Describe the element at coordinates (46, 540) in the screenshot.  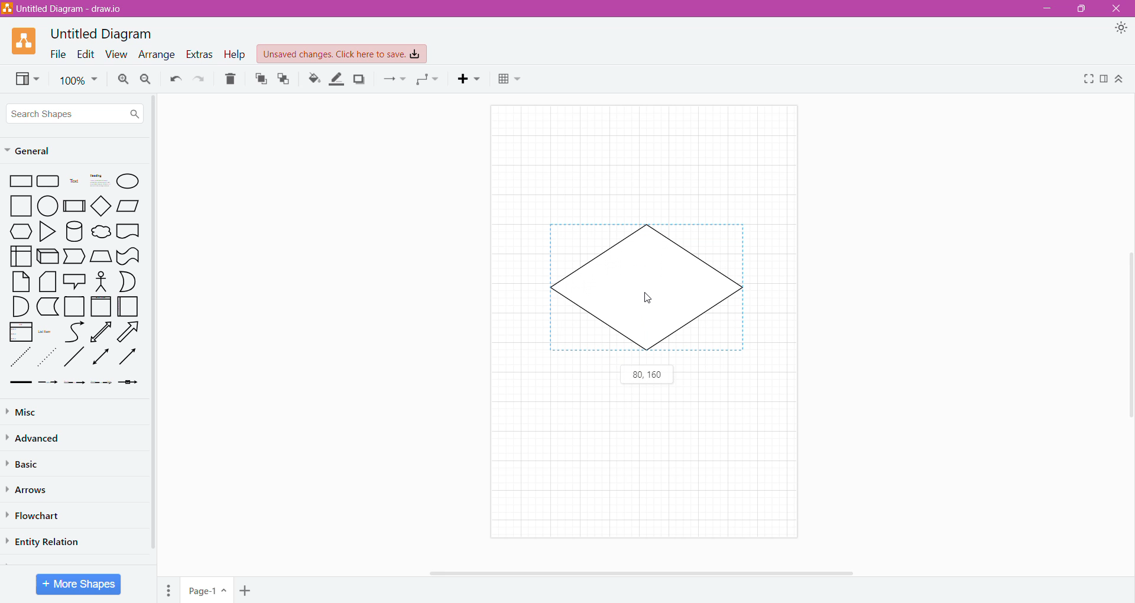
I see `Entity Relation` at that location.